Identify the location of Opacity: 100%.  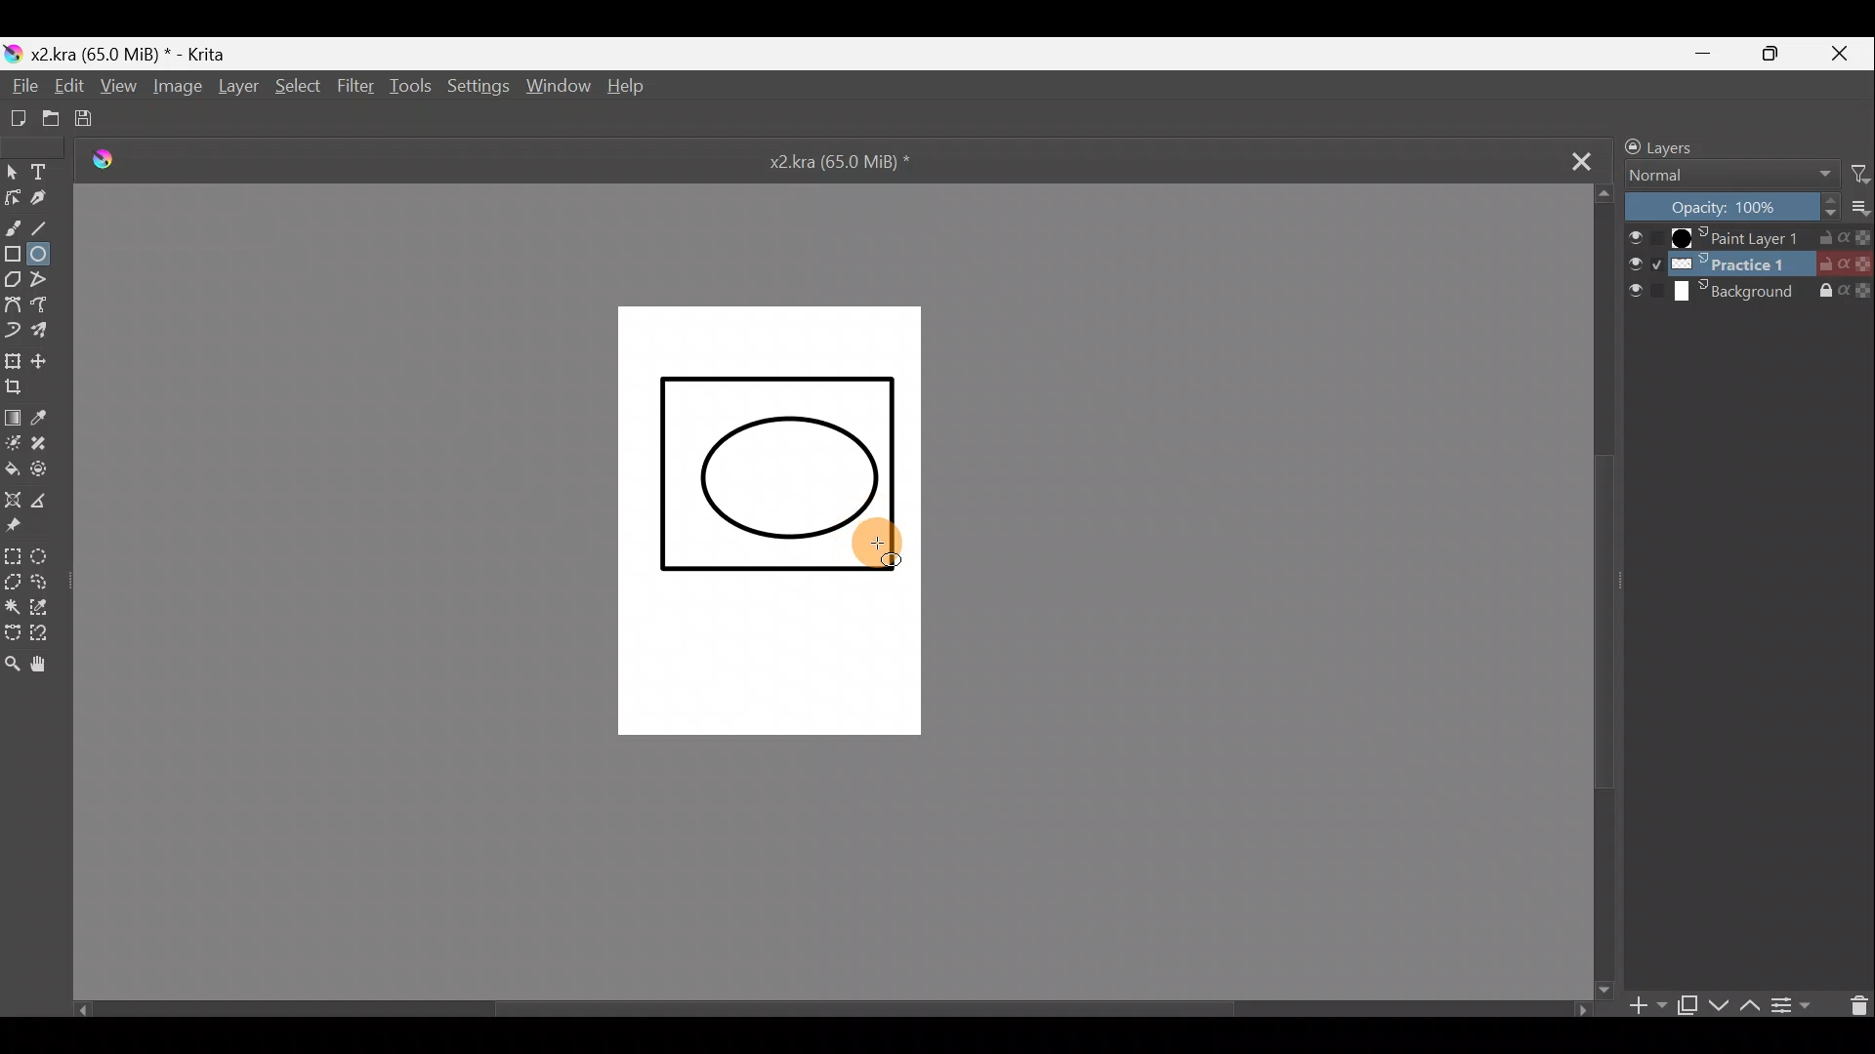
(1725, 206).